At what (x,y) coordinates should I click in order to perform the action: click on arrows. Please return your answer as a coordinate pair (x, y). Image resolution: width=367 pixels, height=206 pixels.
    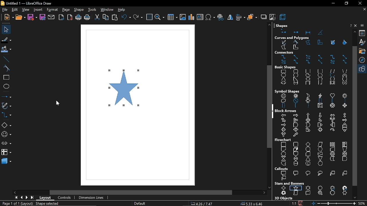
    Looking at the image, I should click on (6, 144).